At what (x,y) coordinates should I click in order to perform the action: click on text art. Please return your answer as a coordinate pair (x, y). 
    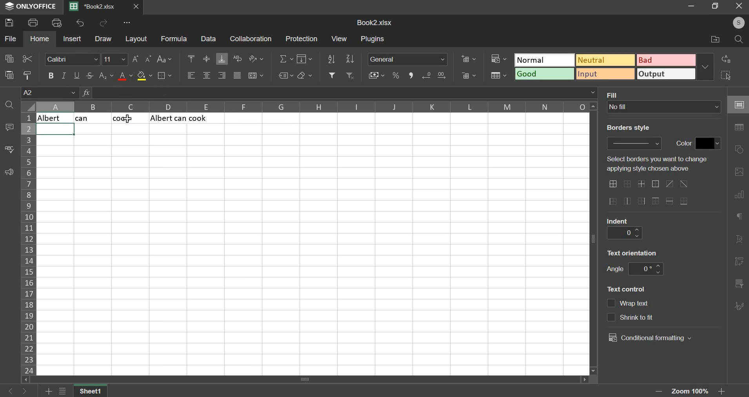
    Looking at the image, I should click on (739, 241).